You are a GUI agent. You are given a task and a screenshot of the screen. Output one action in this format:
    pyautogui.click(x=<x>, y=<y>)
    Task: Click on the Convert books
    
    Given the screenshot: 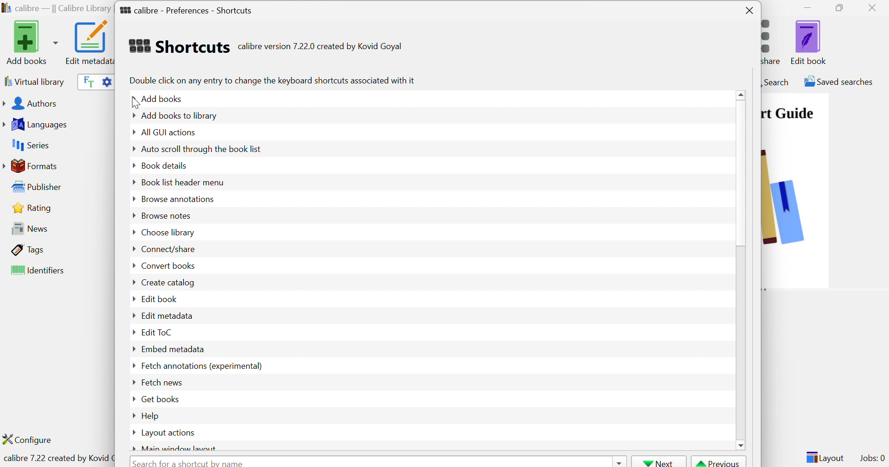 What is the action you would take?
    pyautogui.click(x=167, y=265)
    